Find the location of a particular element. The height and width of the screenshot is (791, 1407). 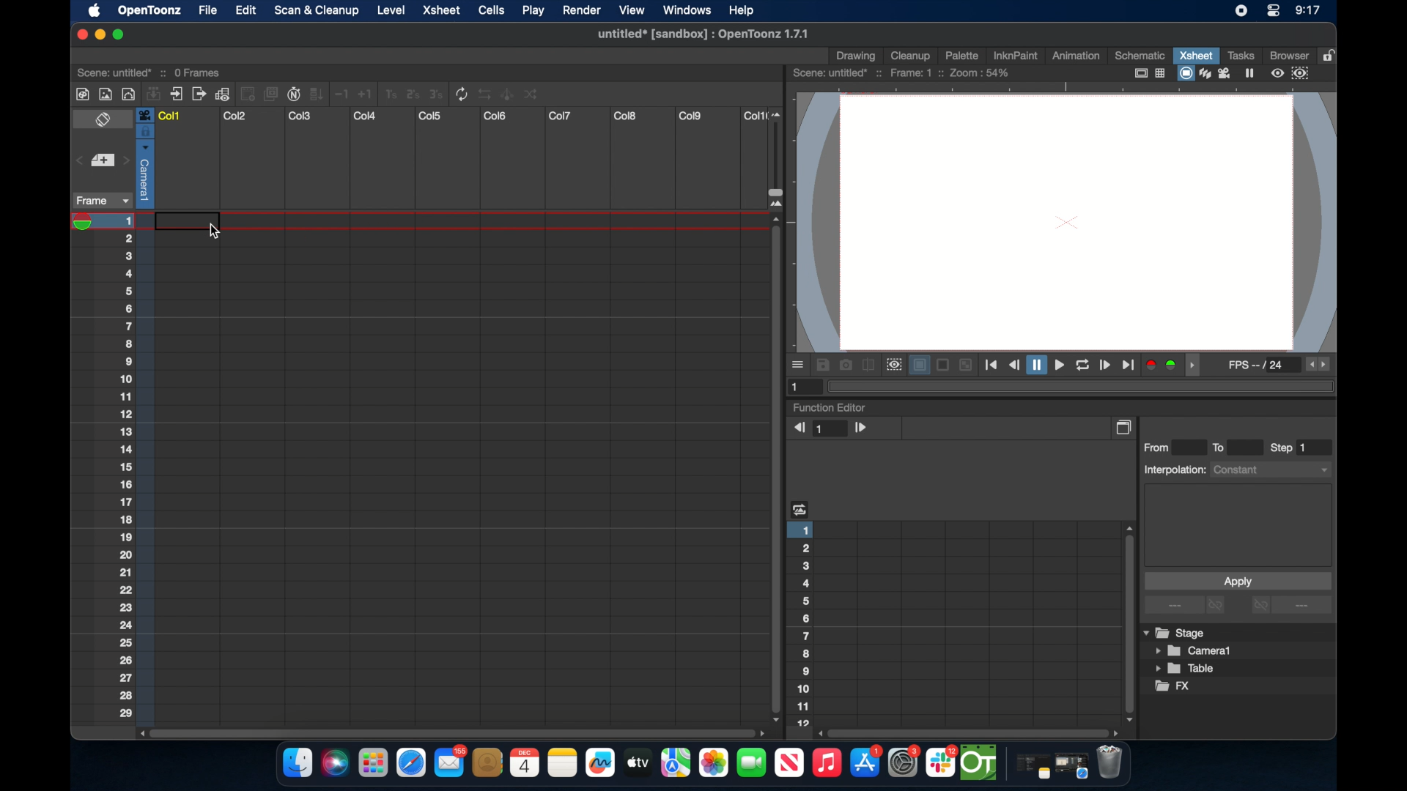

columns is located at coordinates (461, 116).